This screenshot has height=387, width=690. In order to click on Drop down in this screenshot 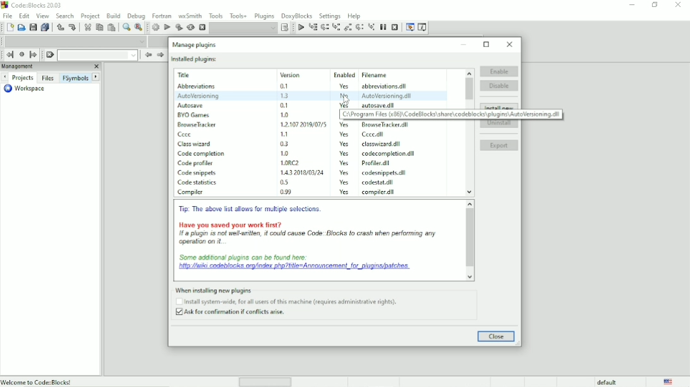, I will do `click(74, 41)`.